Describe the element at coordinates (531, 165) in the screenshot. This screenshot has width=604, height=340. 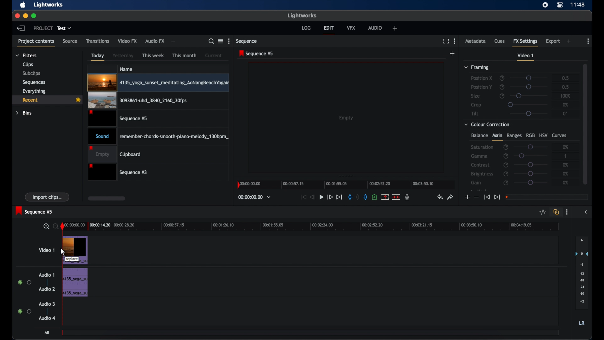
I see `slider` at that location.